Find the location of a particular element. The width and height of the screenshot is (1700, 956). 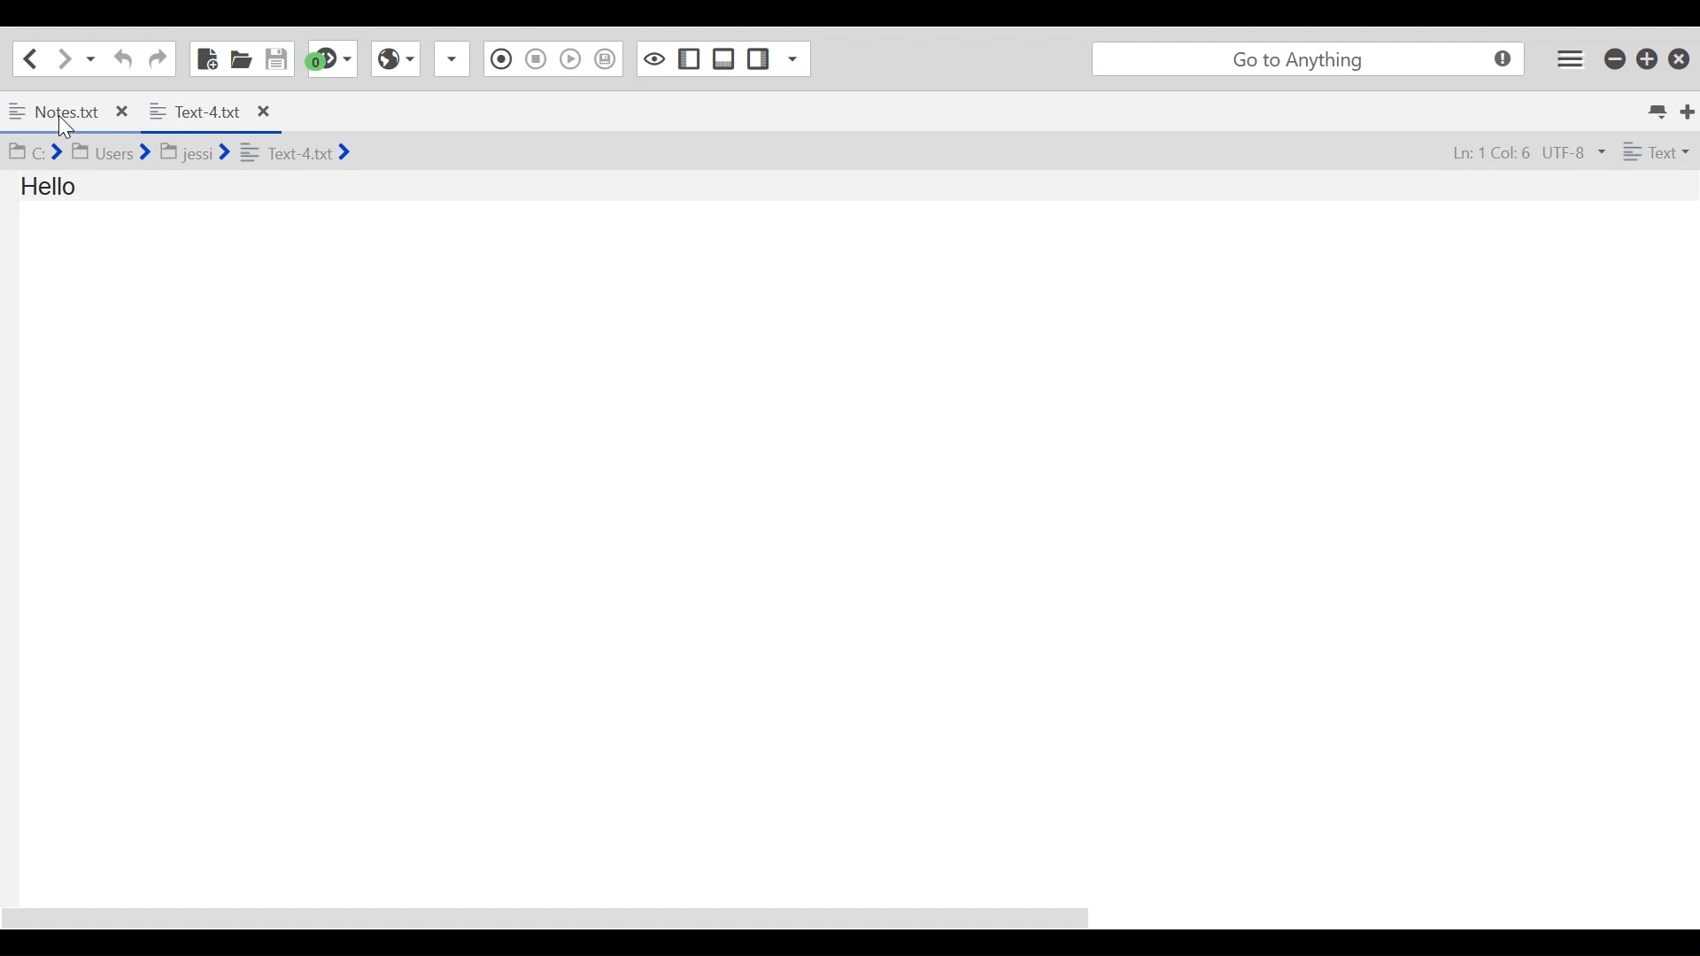

Redo last action is located at coordinates (157, 58).